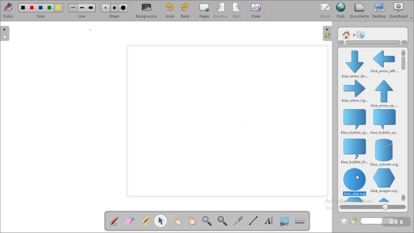 The image size is (414, 233). I want to click on zoom in, so click(207, 221).